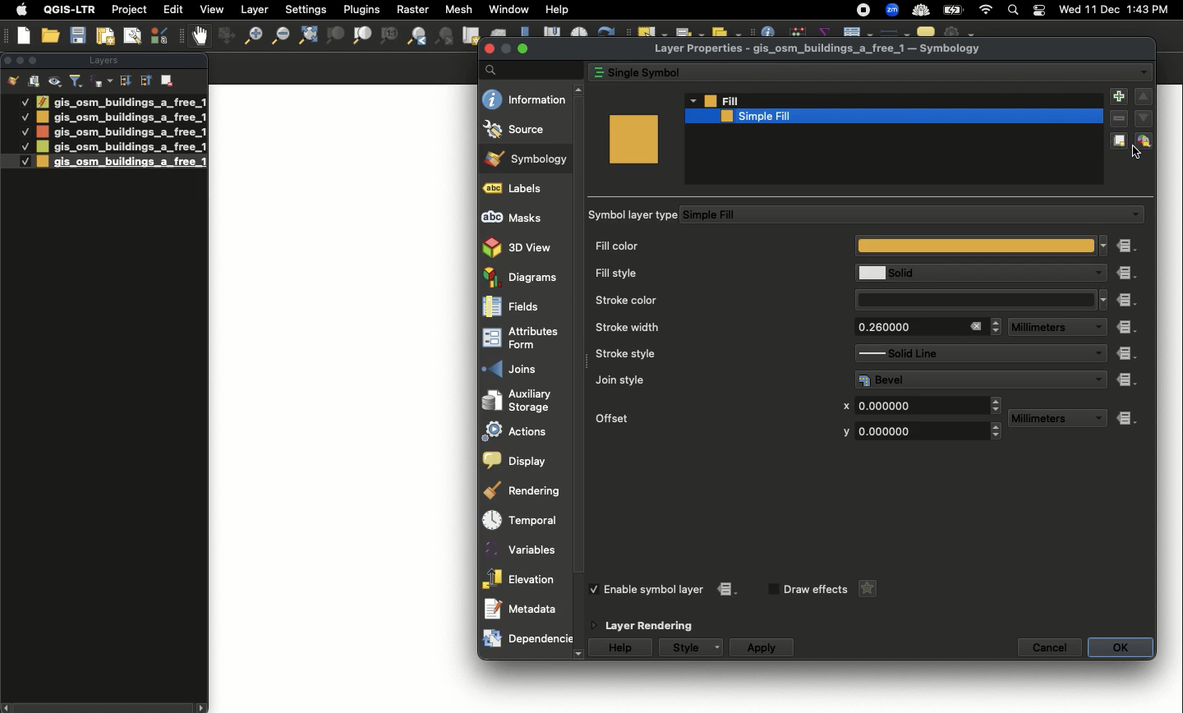  Describe the element at coordinates (121, 131) in the screenshot. I see `gis_osm_buildings_a_free_1` at that location.